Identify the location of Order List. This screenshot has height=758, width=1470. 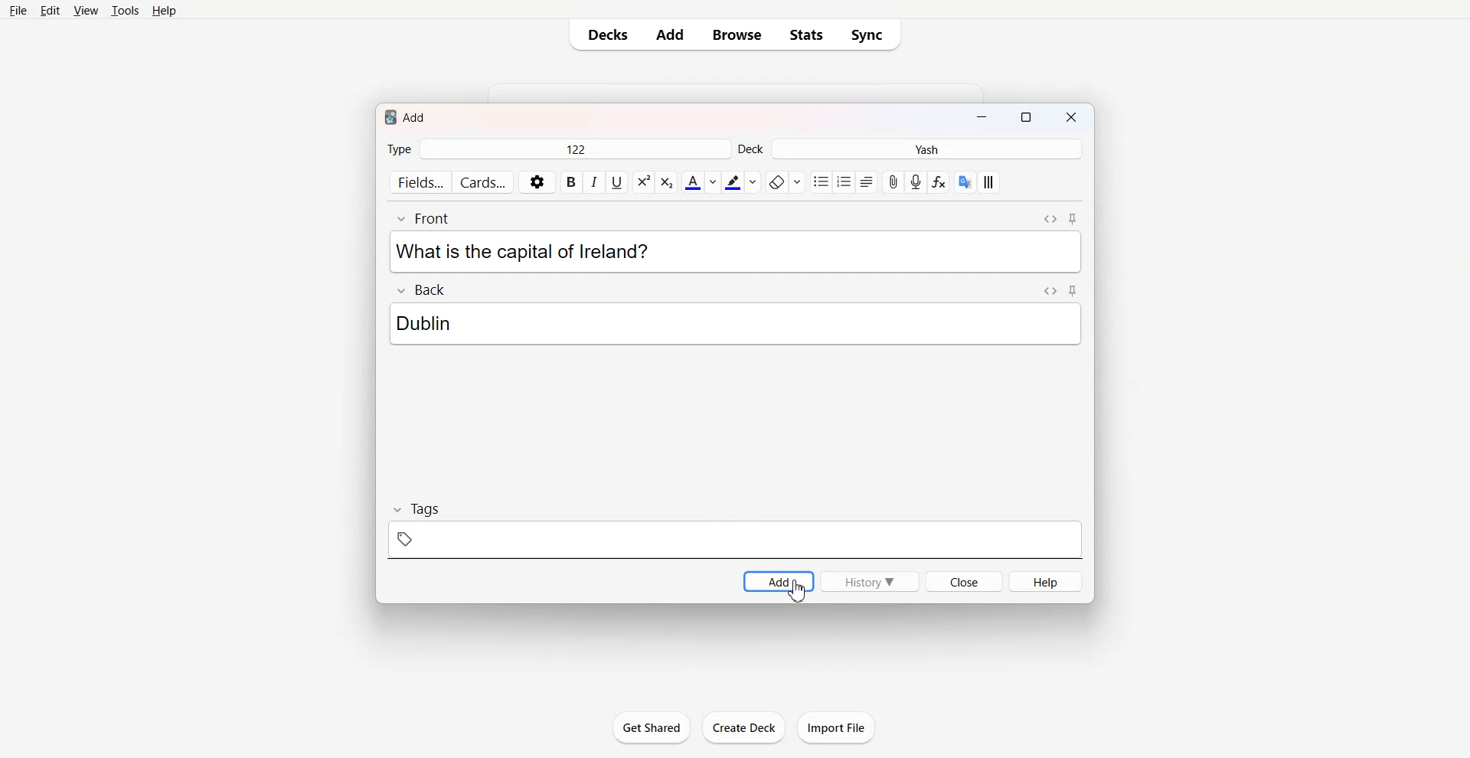
(844, 182).